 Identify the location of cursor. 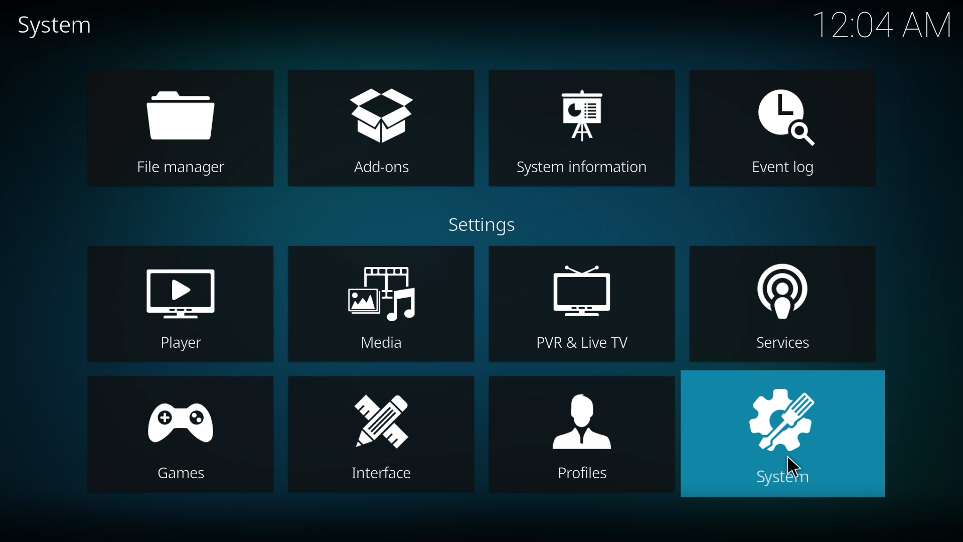
(792, 468).